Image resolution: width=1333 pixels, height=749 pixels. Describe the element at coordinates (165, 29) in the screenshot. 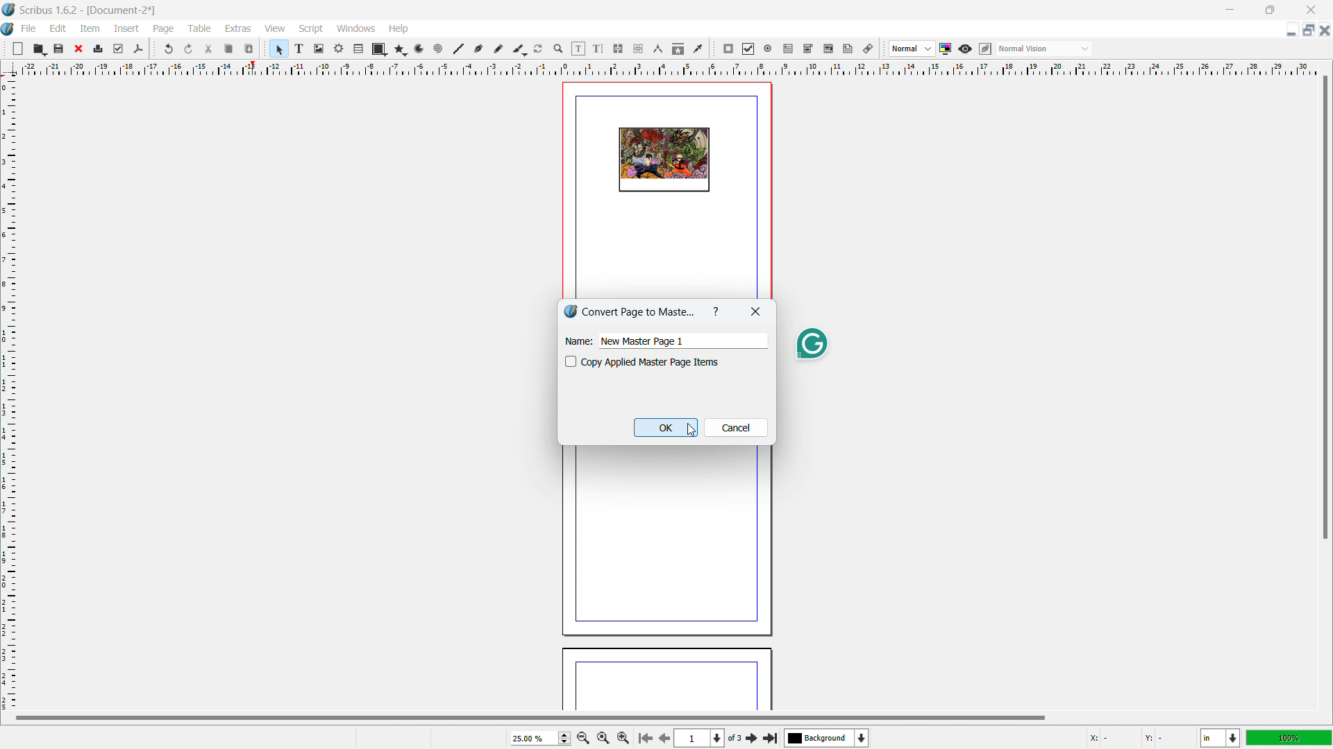

I see `page` at that location.